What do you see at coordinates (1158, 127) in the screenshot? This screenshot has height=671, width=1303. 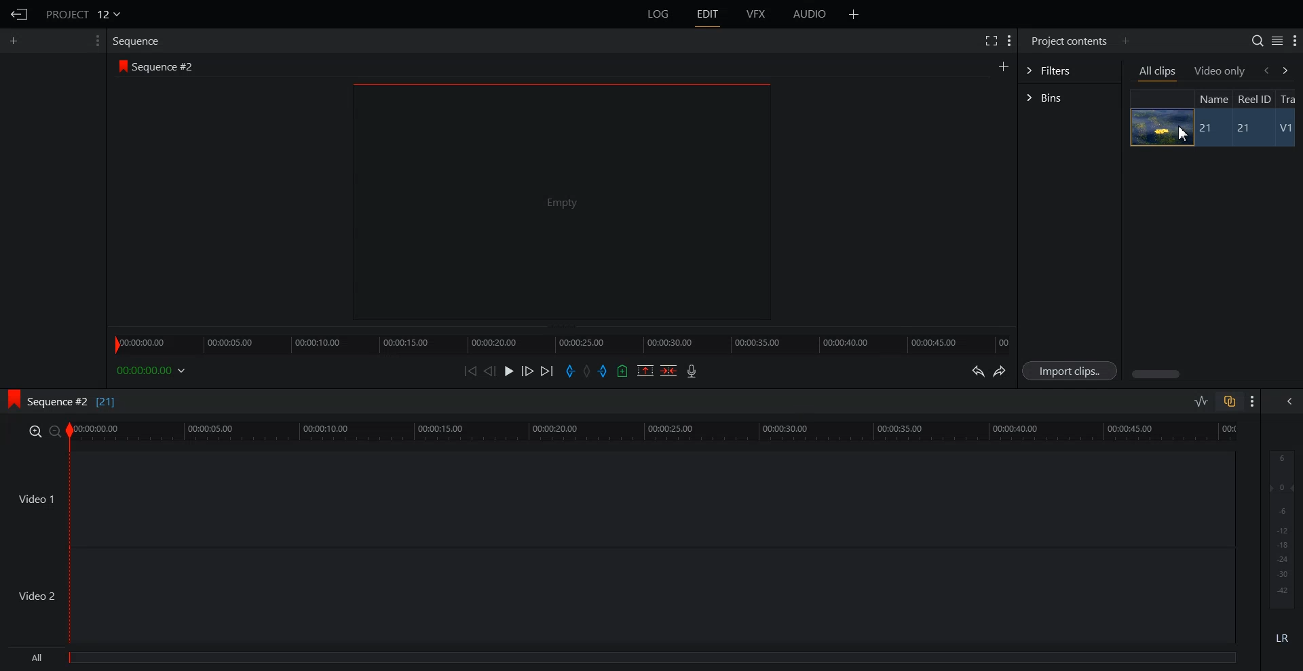 I see `Image` at bounding box center [1158, 127].